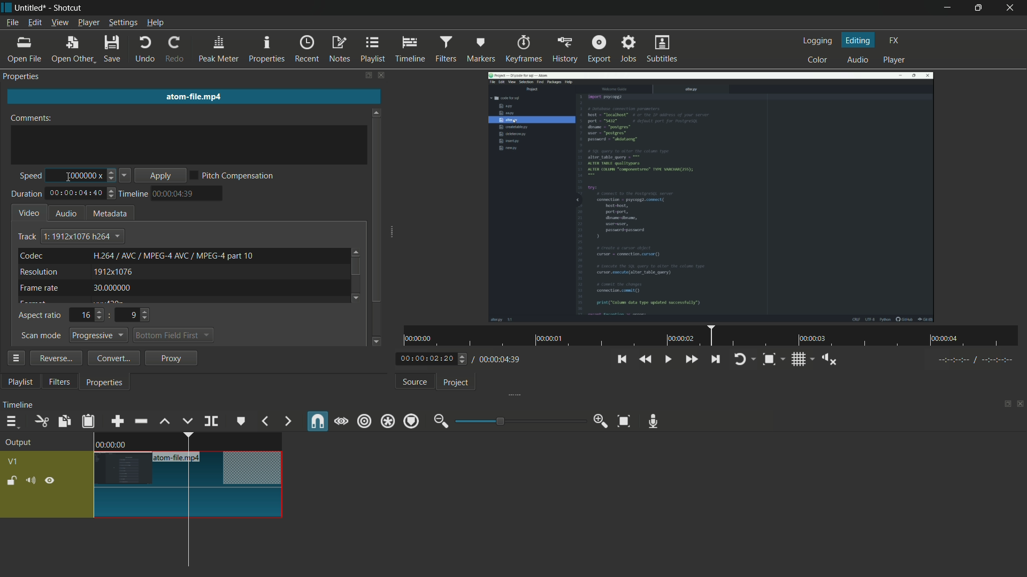 This screenshot has width=1027, height=577. Describe the element at coordinates (620, 360) in the screenshot. I see `skip to the previous point` at that location.